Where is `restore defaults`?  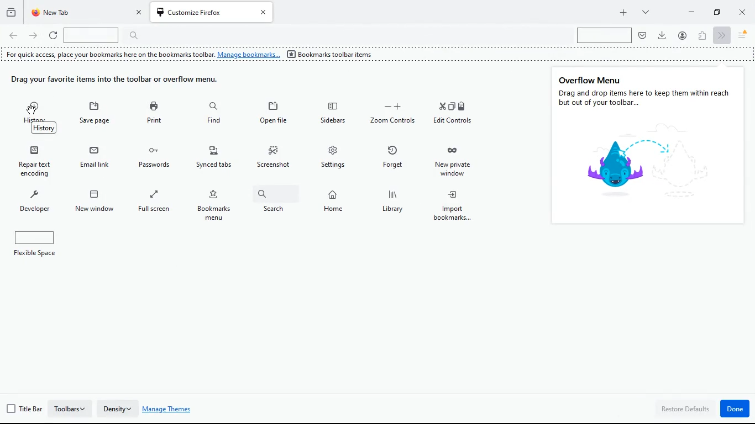
restore defaults is located at coordinates (685, 410).